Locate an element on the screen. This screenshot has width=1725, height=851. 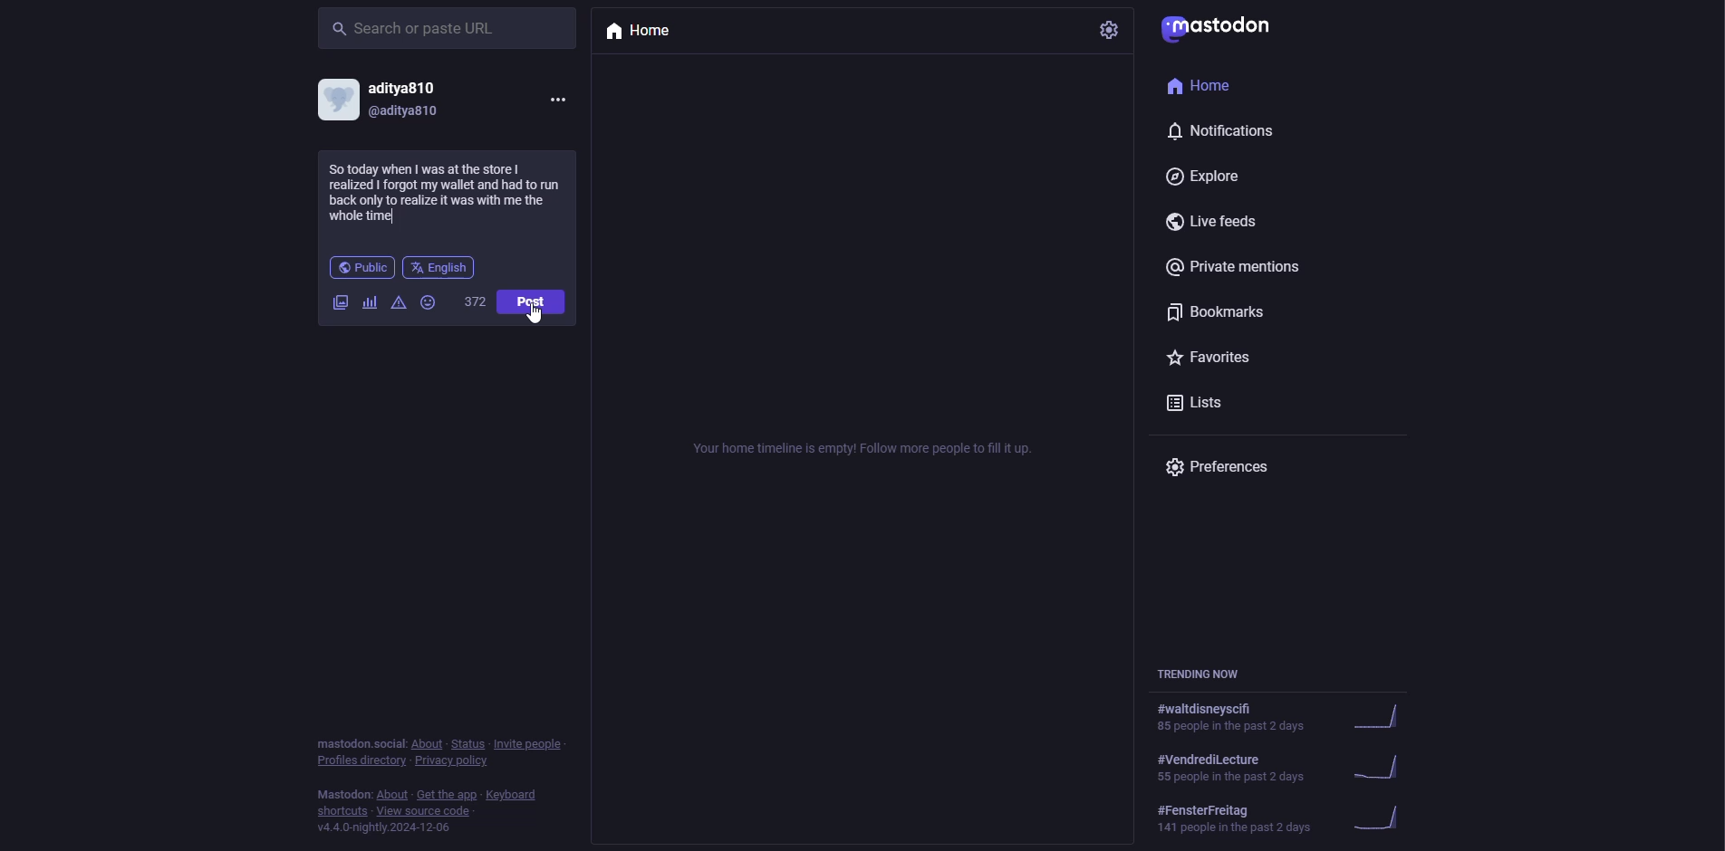
home is located at coordinates (1212, 89).